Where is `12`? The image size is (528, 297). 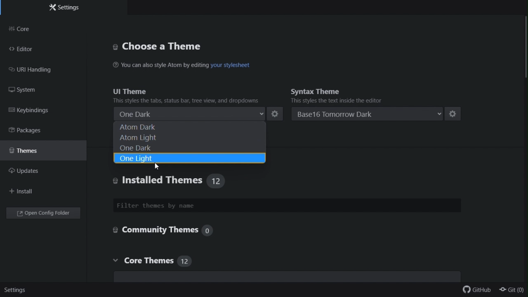 12 is located at coordinates (217, 180).